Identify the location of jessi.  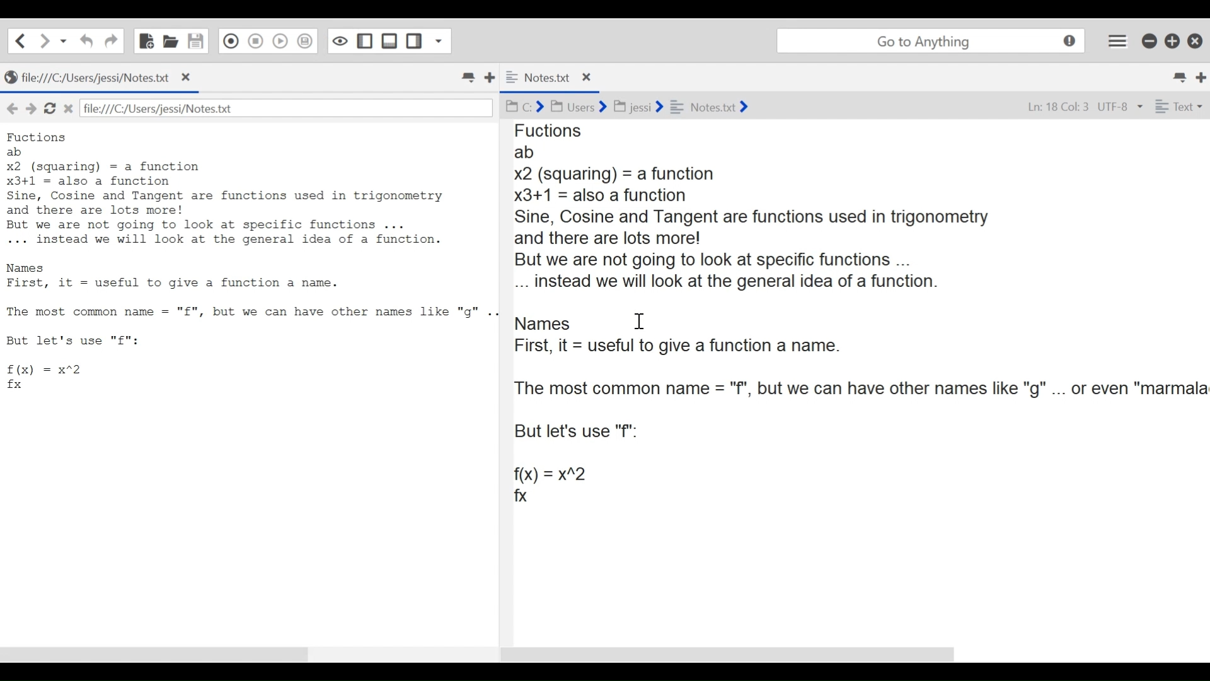
(634, 107).